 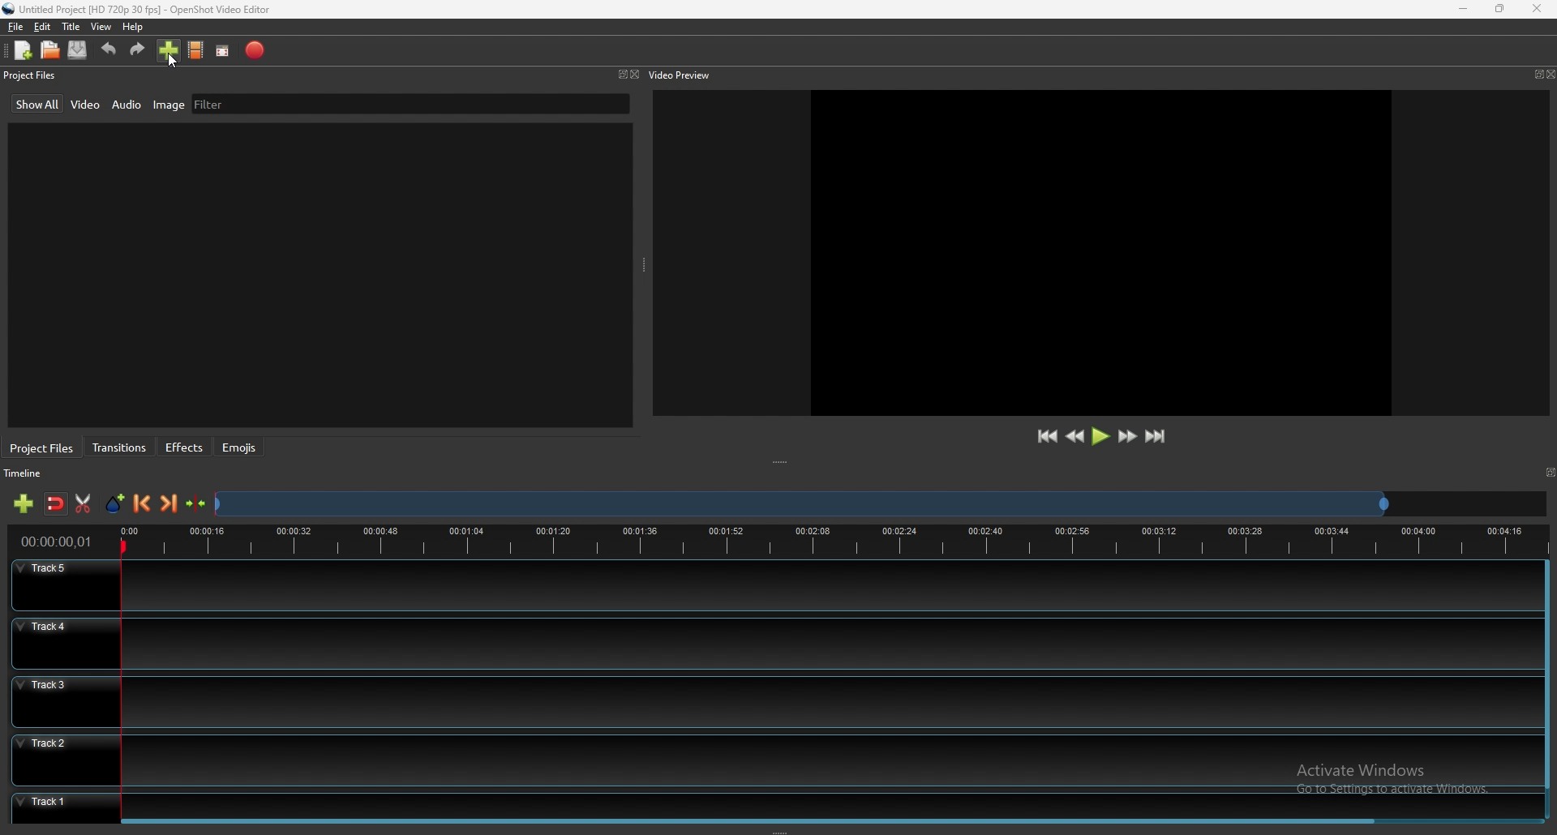 What do you see at coordinates (224, 50) in the screenshot?
I see `fullscreen` at bounding box center [224, 50].